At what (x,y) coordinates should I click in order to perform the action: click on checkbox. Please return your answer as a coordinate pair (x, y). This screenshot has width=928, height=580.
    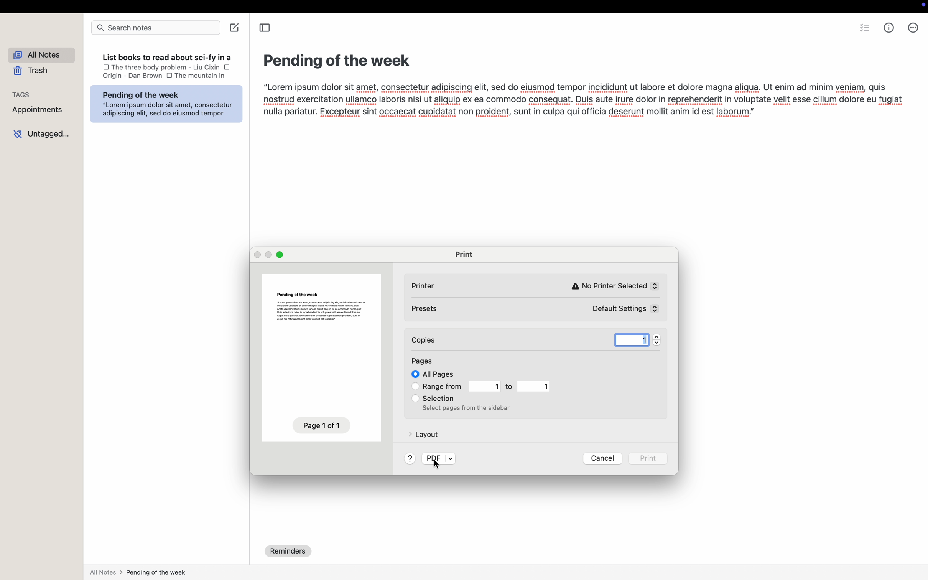
    Looking at the image, I should click on (414, 398).